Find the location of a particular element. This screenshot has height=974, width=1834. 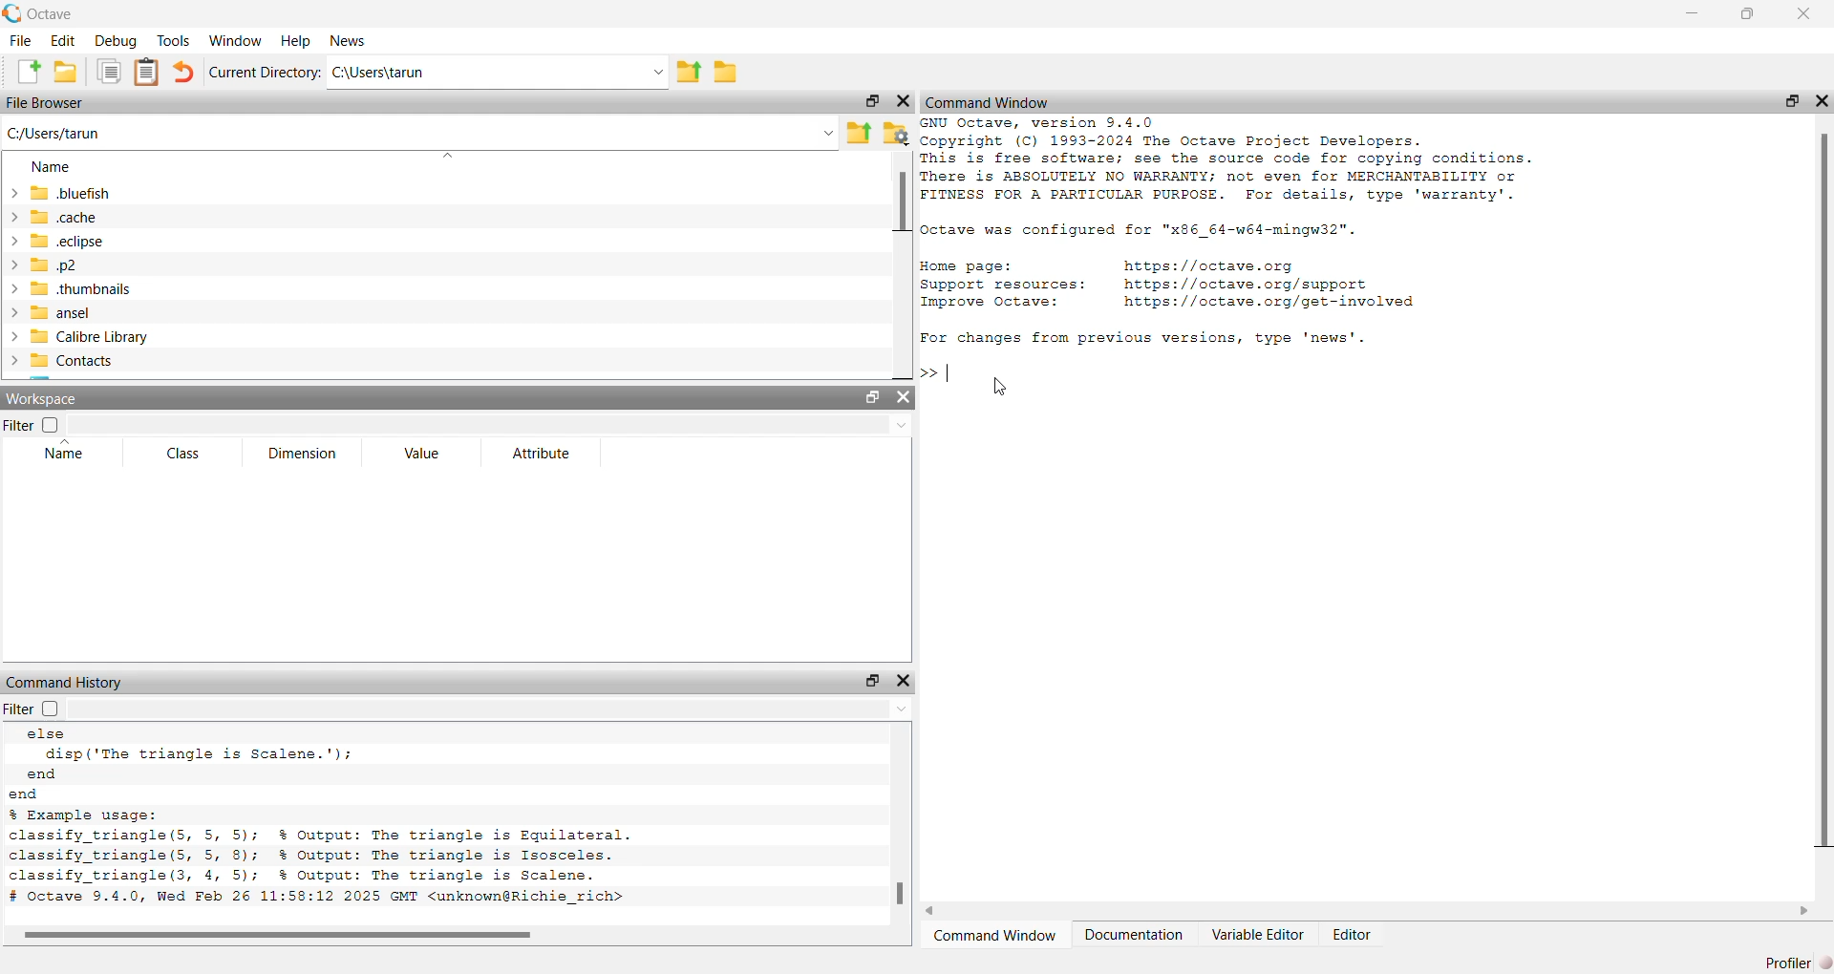

maximize is located at coordinates (1752, 13).